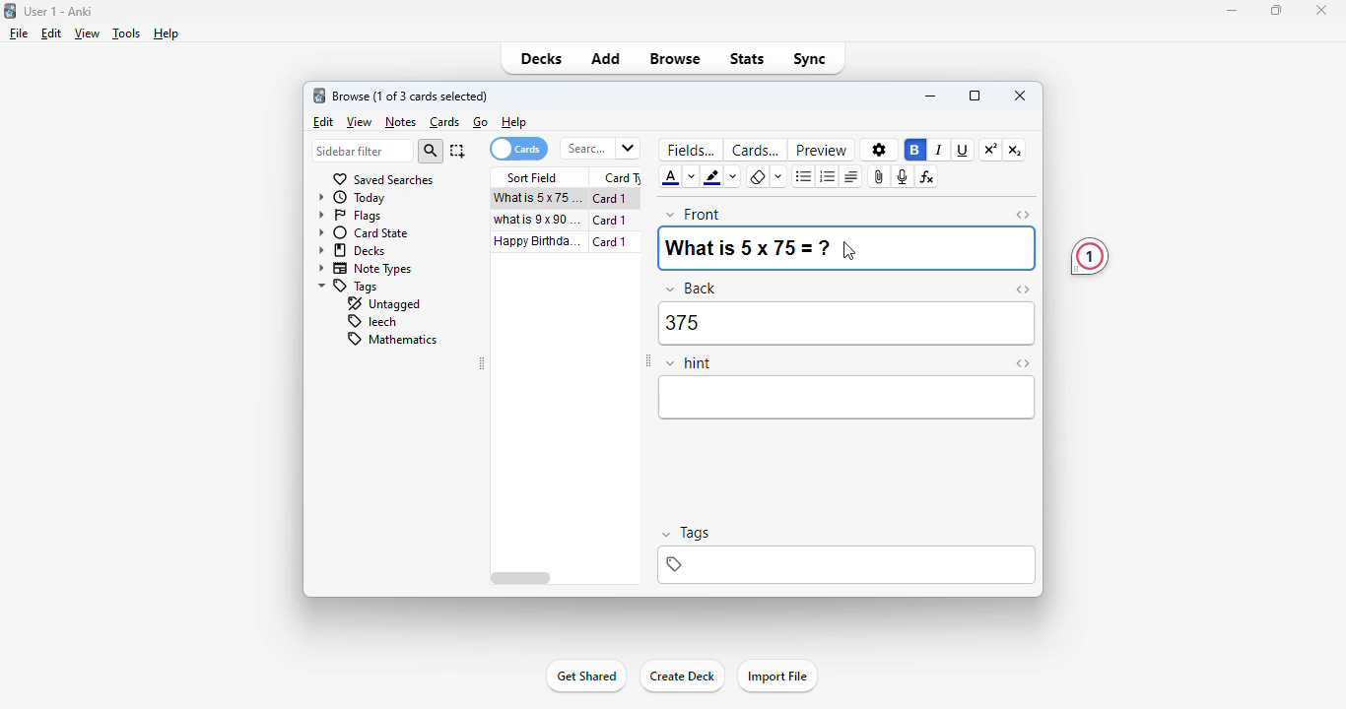  Describe the element at coordinates (360, 122) in the screenshot. I see `view` at that location.